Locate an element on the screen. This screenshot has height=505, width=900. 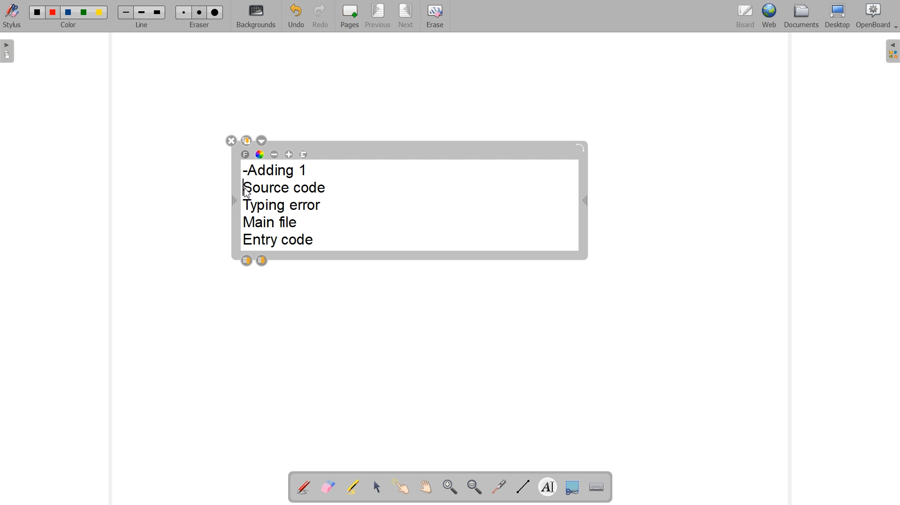
-Adding 1 Source code Typing error Main file Entry code is located at coordinates (286, 206).